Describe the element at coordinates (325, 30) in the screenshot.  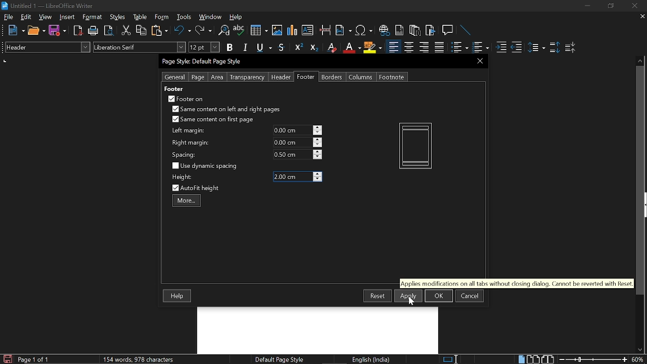
I see `Insert page break` at that location.